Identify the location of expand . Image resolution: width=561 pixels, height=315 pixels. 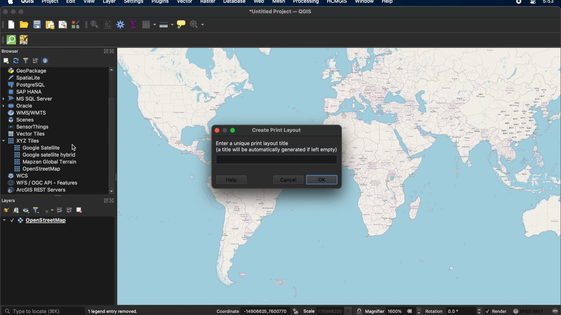
(105, 200).